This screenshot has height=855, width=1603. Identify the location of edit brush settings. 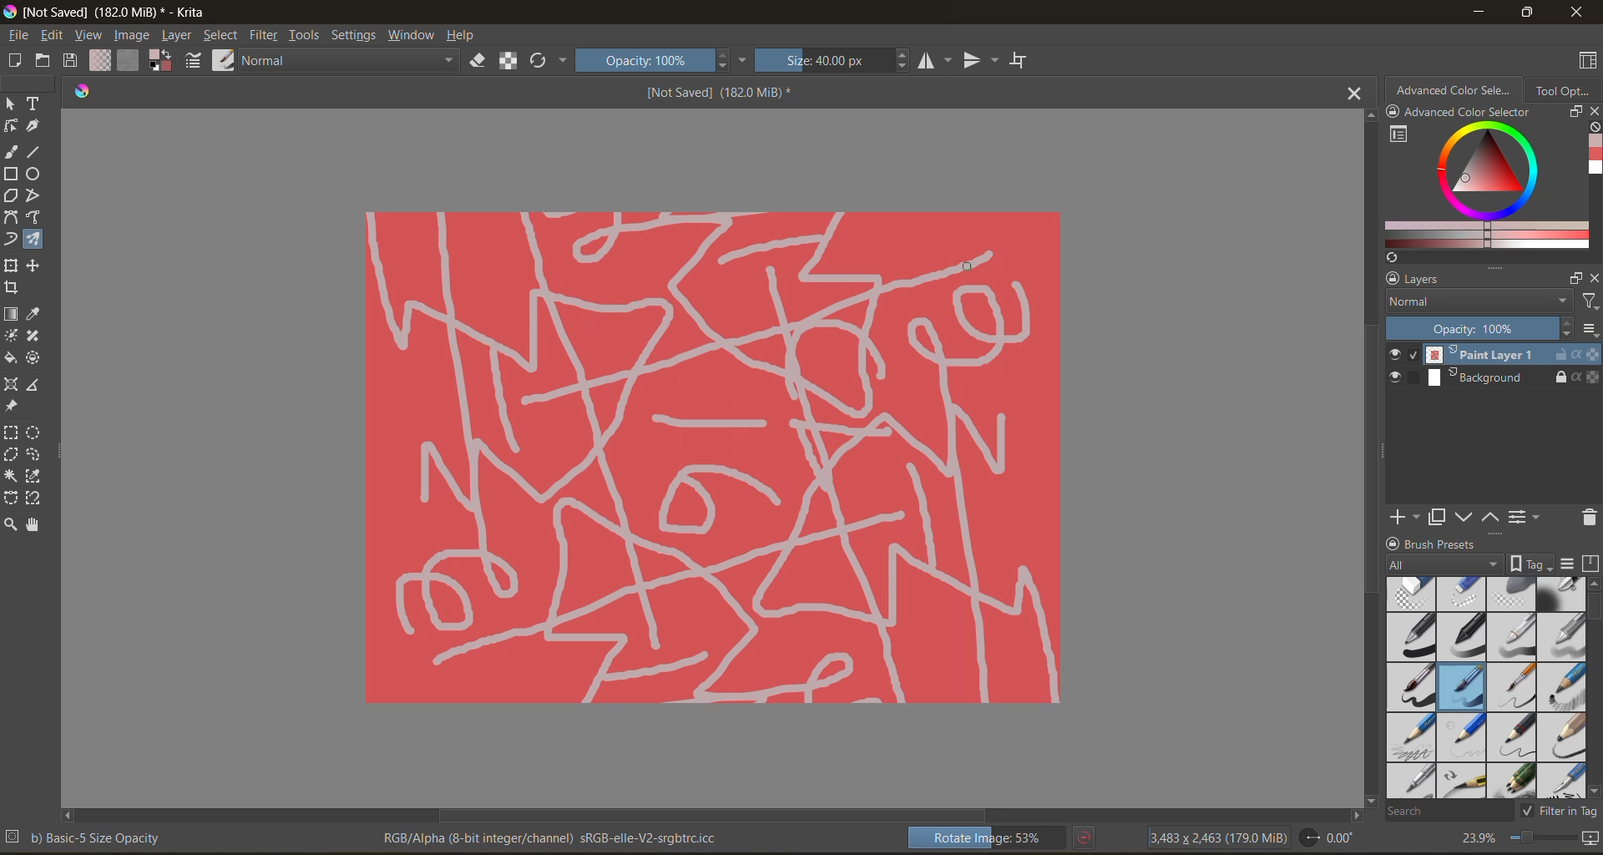
(194, 63).